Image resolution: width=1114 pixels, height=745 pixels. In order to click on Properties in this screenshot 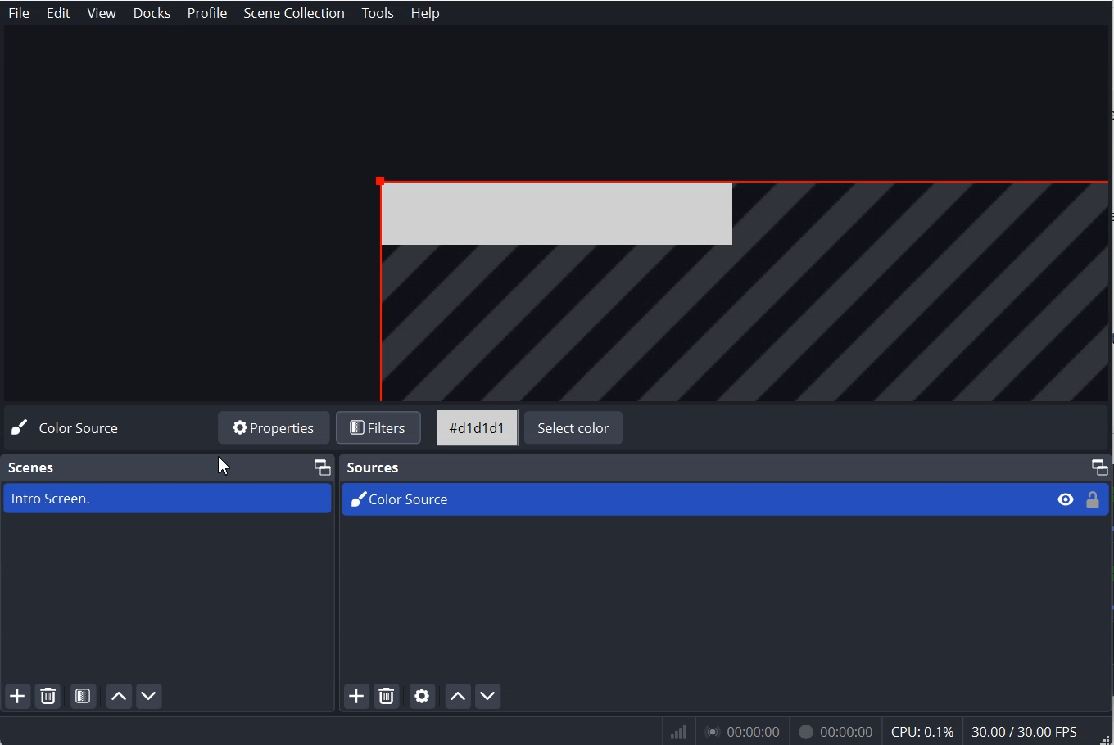, I will do `click(273, 427)`.